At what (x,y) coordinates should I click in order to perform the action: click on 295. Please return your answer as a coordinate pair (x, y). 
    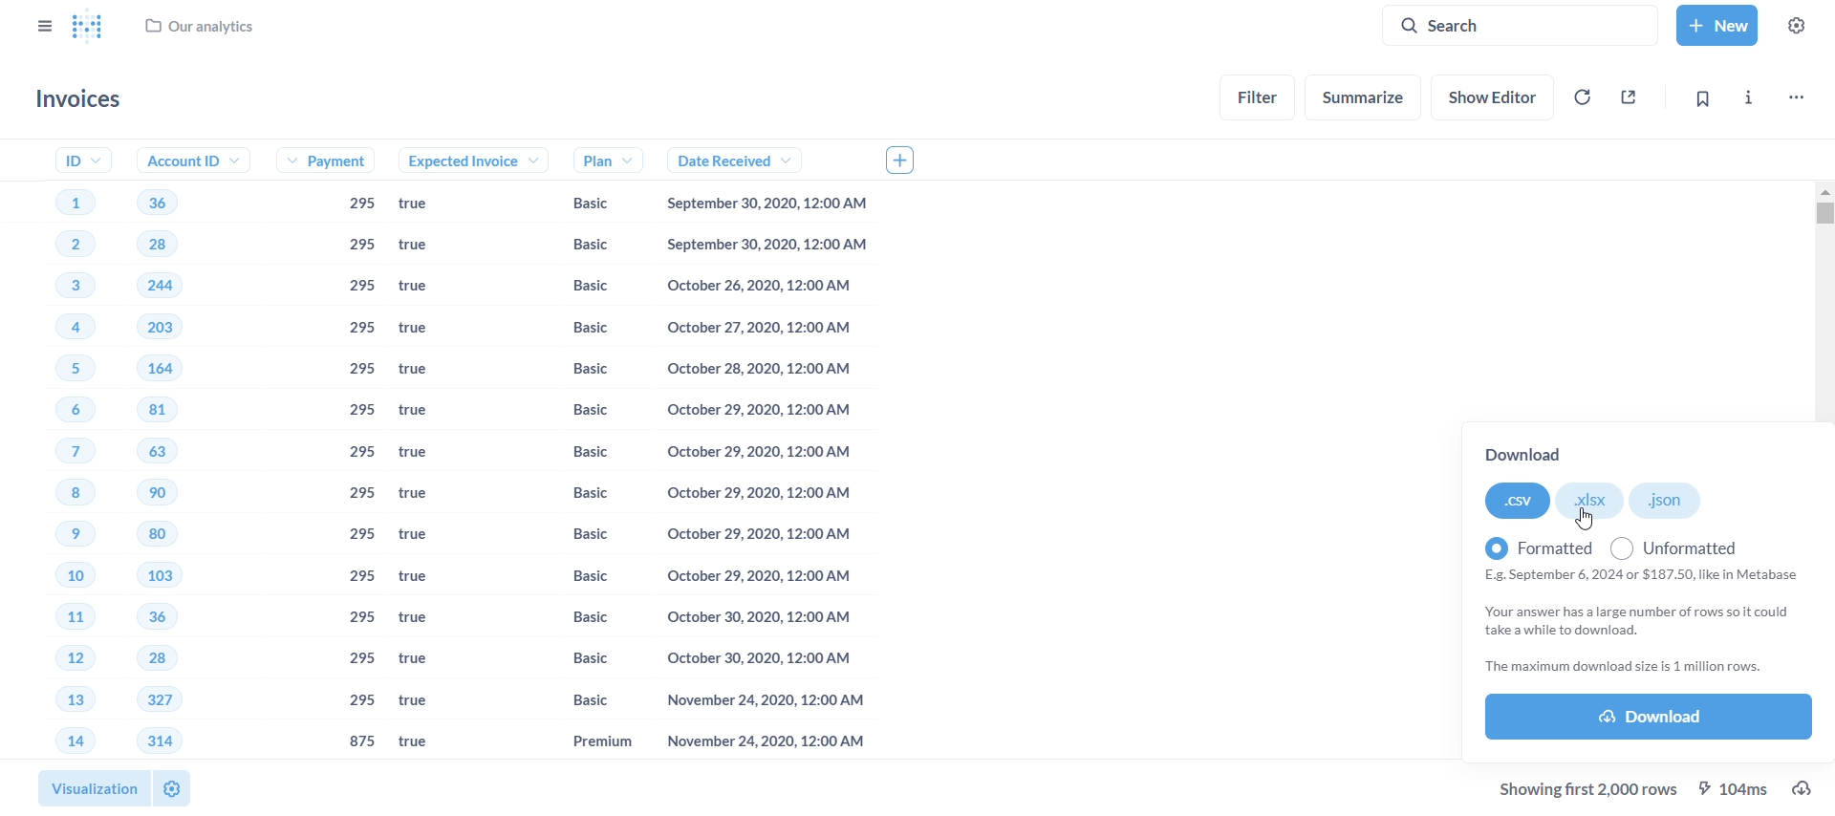
    Looking at the image, I should click on (357, 412).